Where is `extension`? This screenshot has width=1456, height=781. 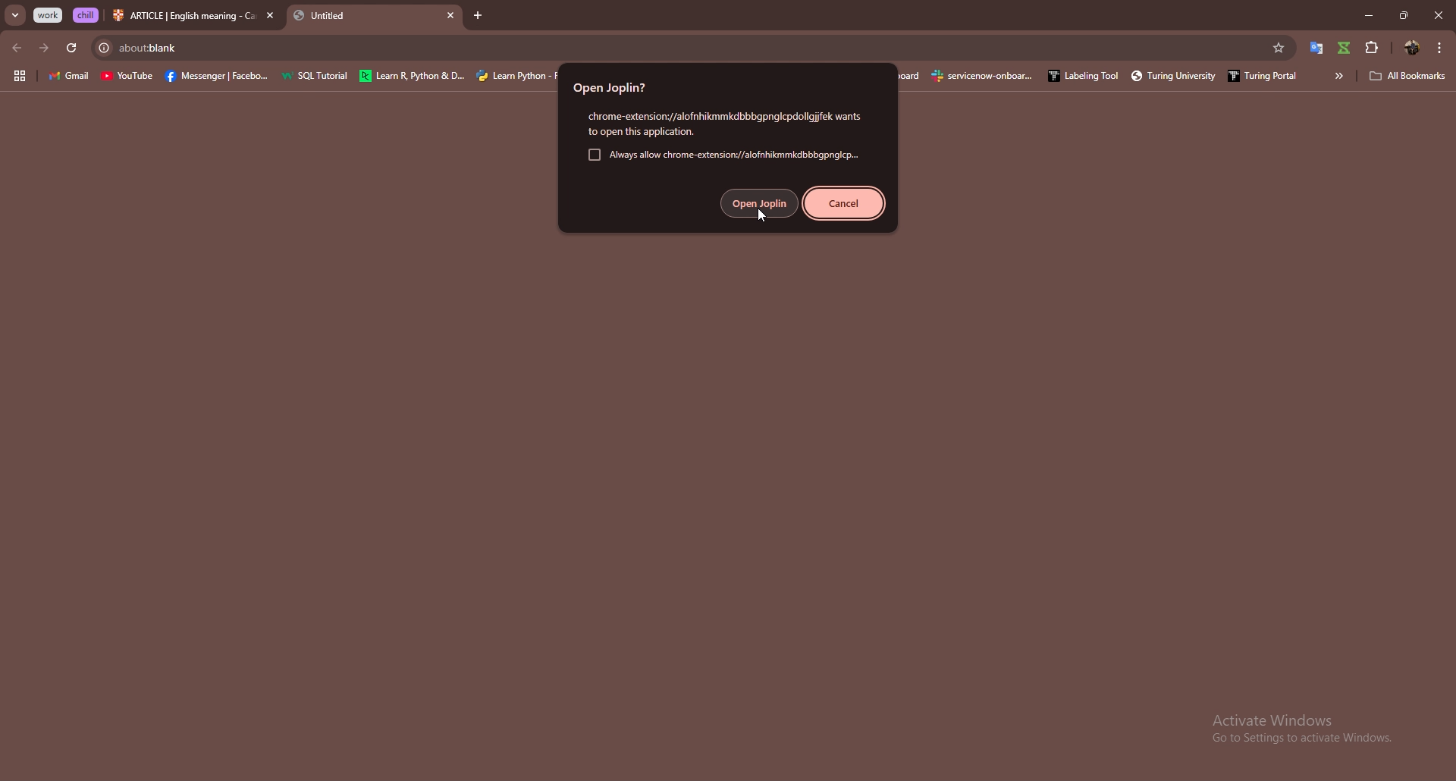
extension is located at coordinates (1313, 48).